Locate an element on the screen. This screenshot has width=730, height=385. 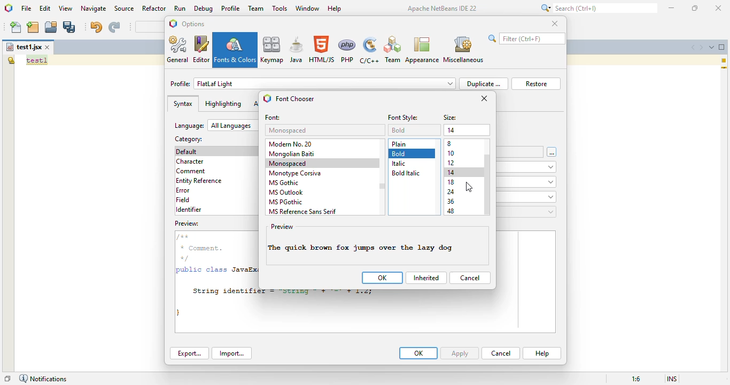
java is located at coordinates (296, 50).